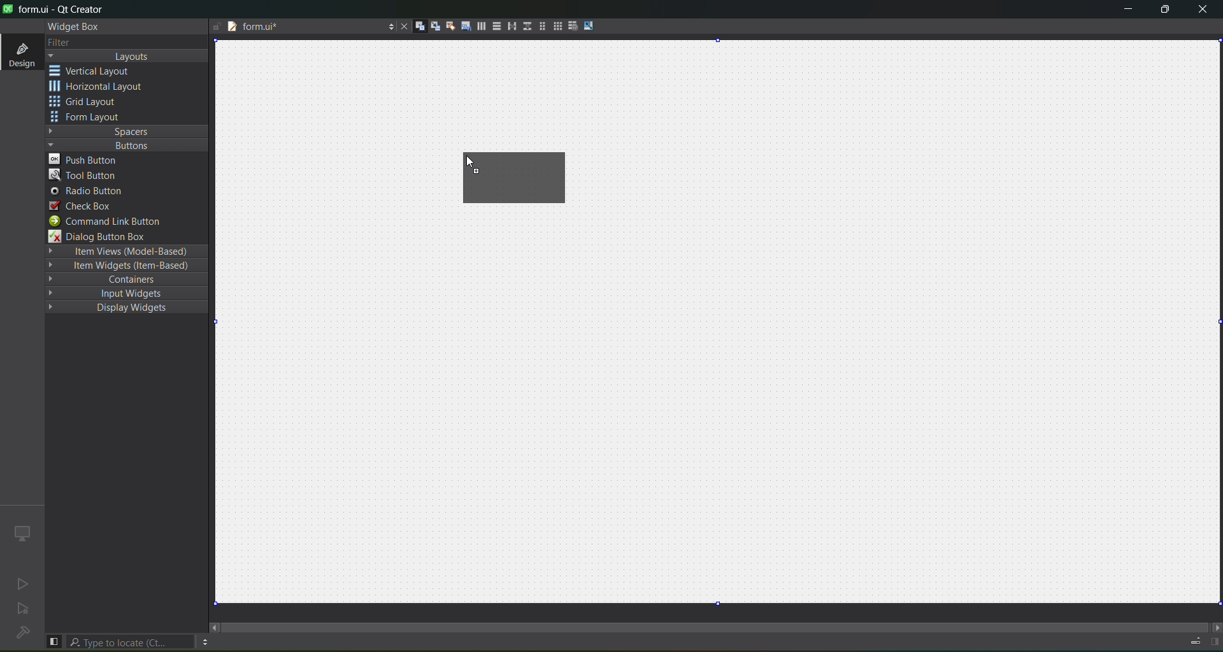 The width and height of the screenshot is (1223, 652). Describe the element at coordinates (129, 281) in the screenshot. I see `containers` at that location.